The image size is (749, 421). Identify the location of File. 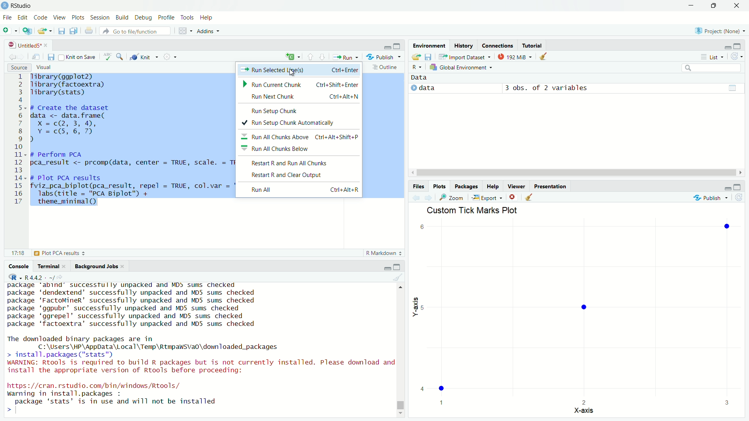
(8, 18).